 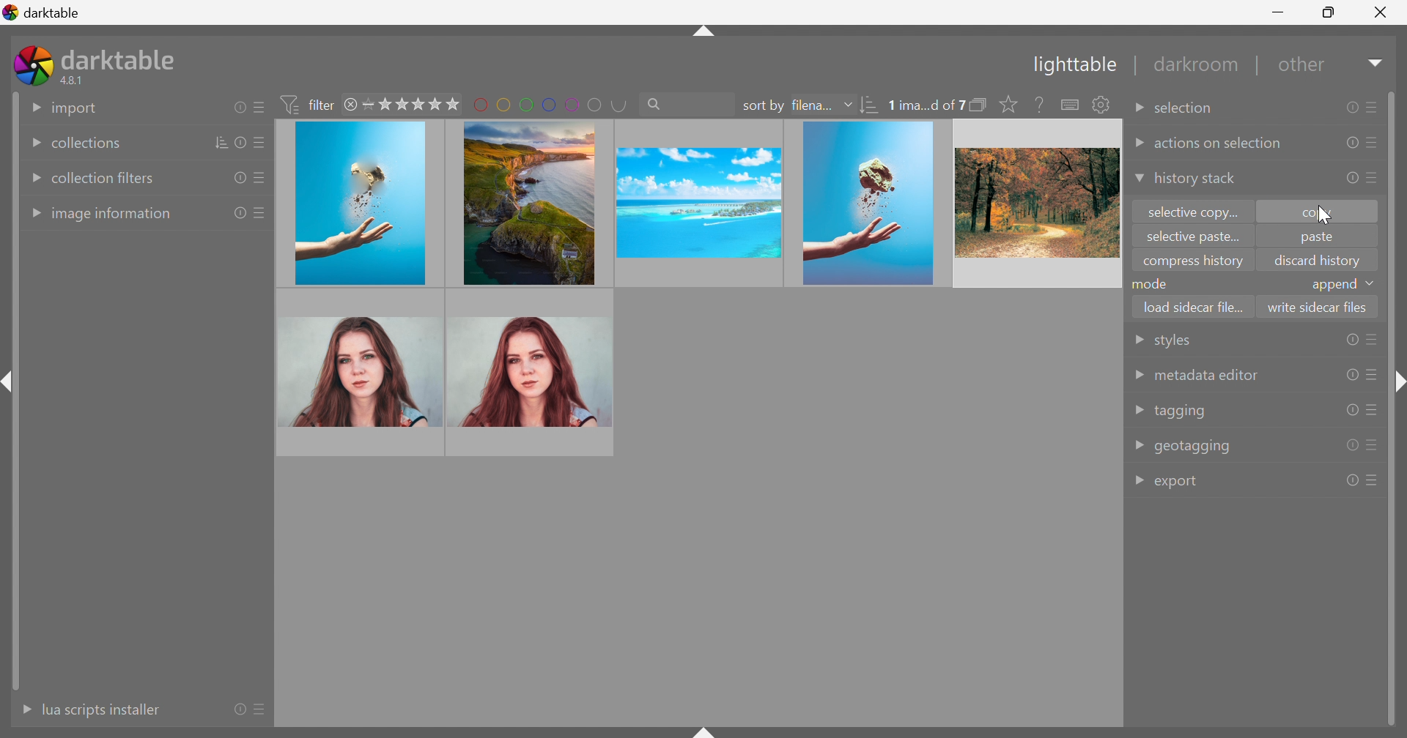 What do you see at coordinates (1333, 286) in the screenshot?
I see `append` at bounding box center [1333, 286].